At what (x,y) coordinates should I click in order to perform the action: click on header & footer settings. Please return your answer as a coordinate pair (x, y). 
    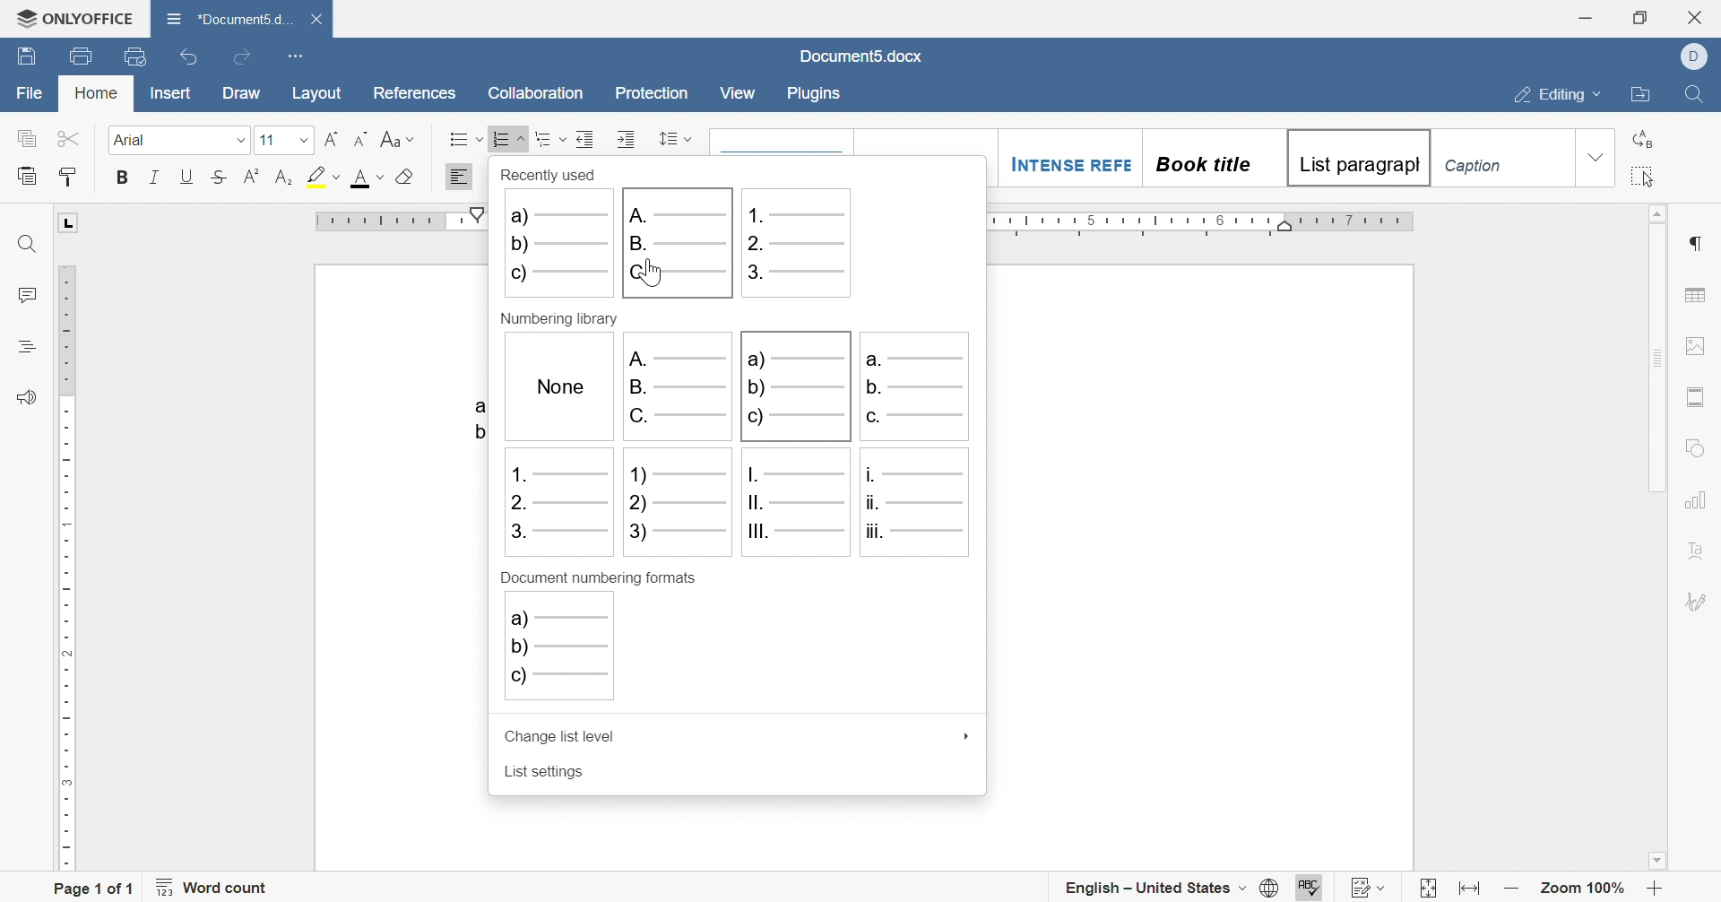
    Looking at the image, I should click on (1695, 395).